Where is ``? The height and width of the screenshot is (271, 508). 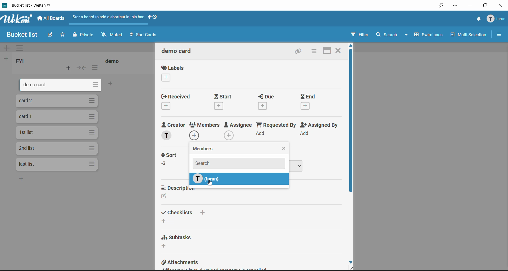  is located at coordinates (309, 96).